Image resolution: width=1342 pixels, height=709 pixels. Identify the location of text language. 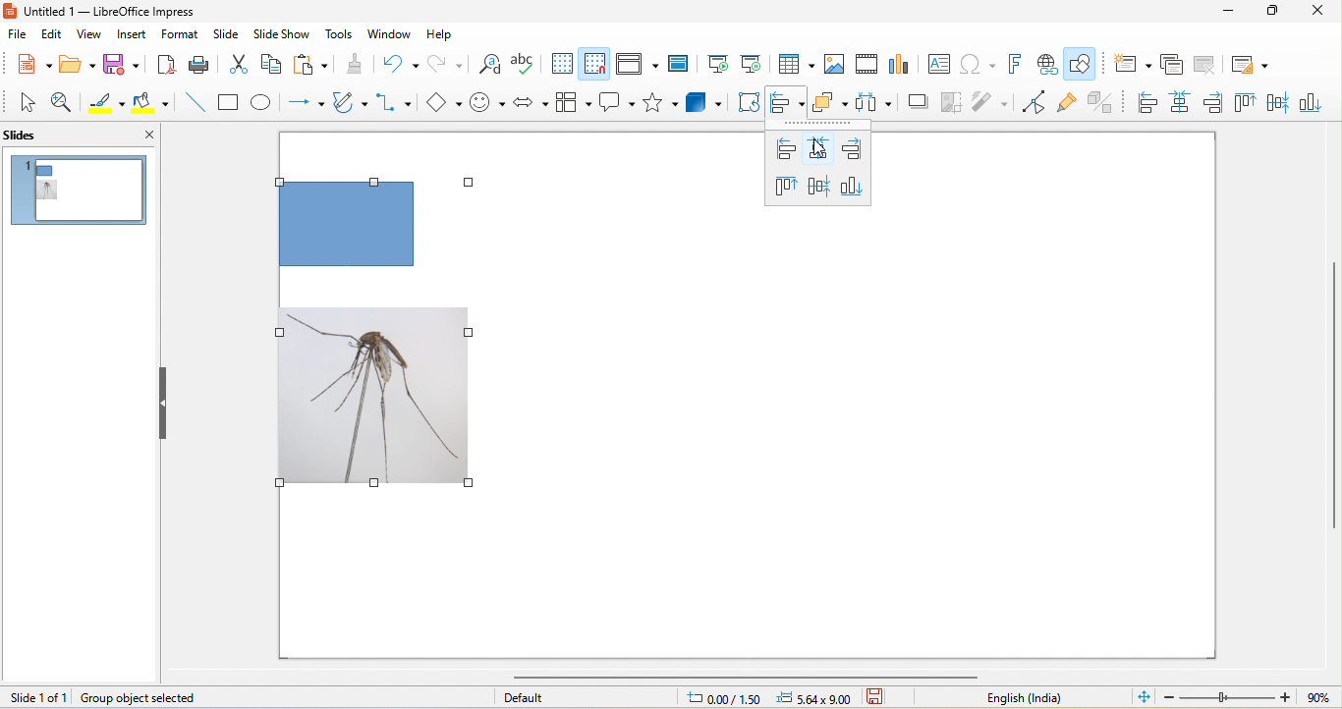
(1027, 698).